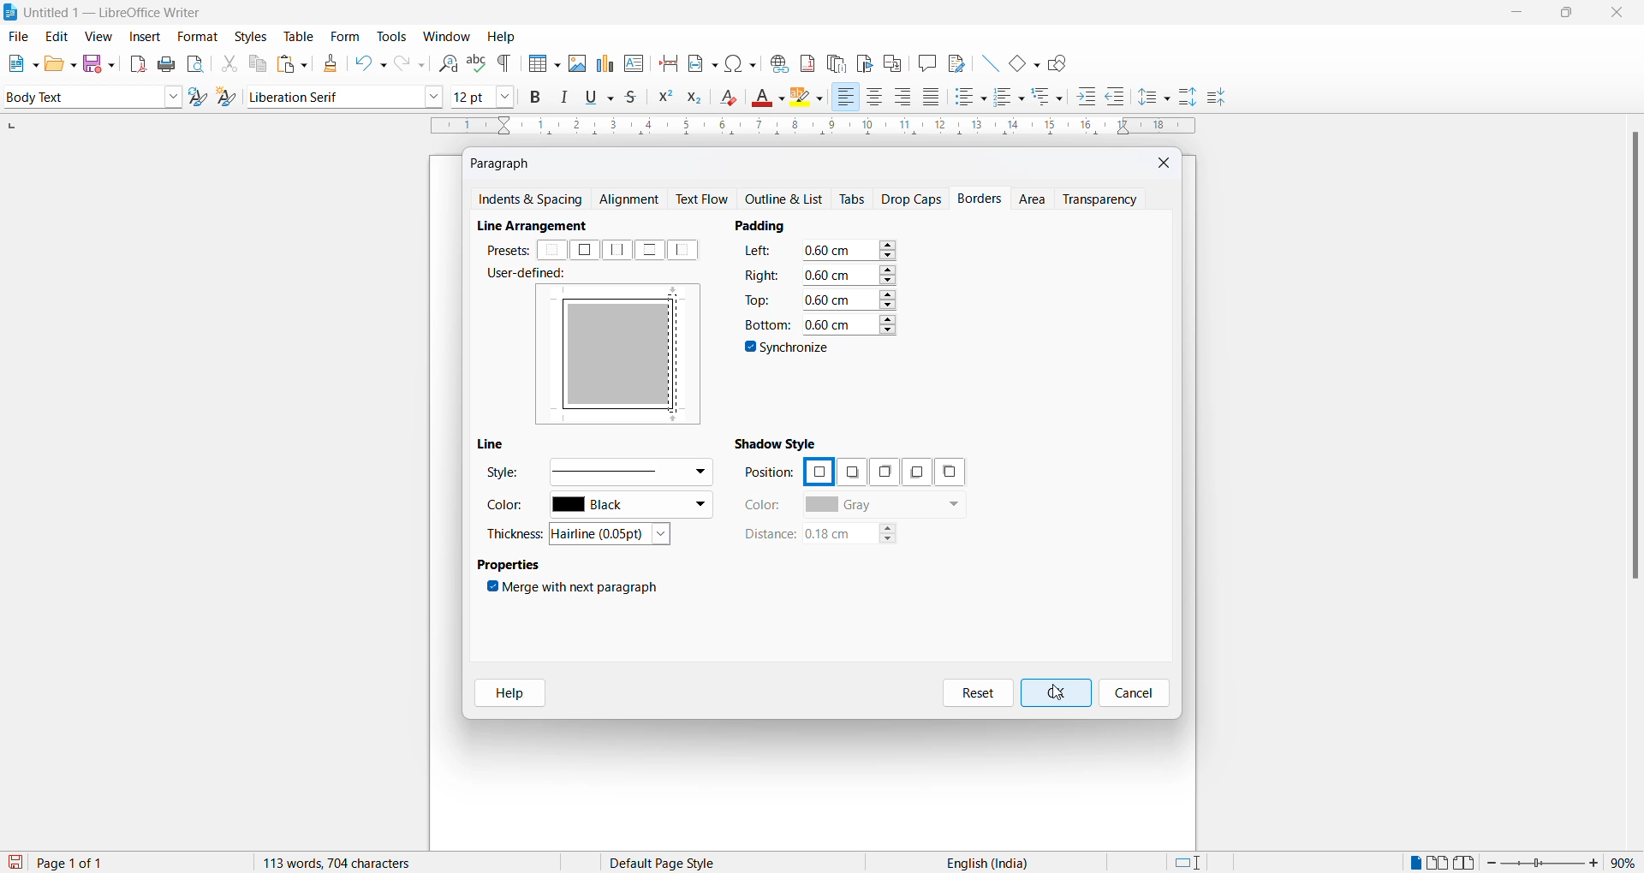 The height and width of the screenshot is (873, 1644). I want to click on insert chart, so click(605, 65).